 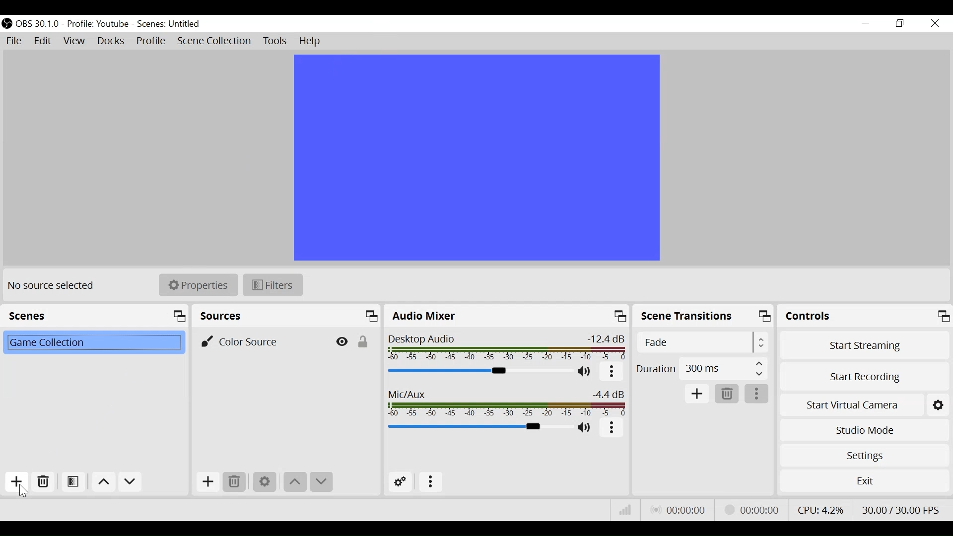 What do you see at coordinates (507, 348) in the screenshot?
I see `Desktop Audio` at bounding box center [507, 348].